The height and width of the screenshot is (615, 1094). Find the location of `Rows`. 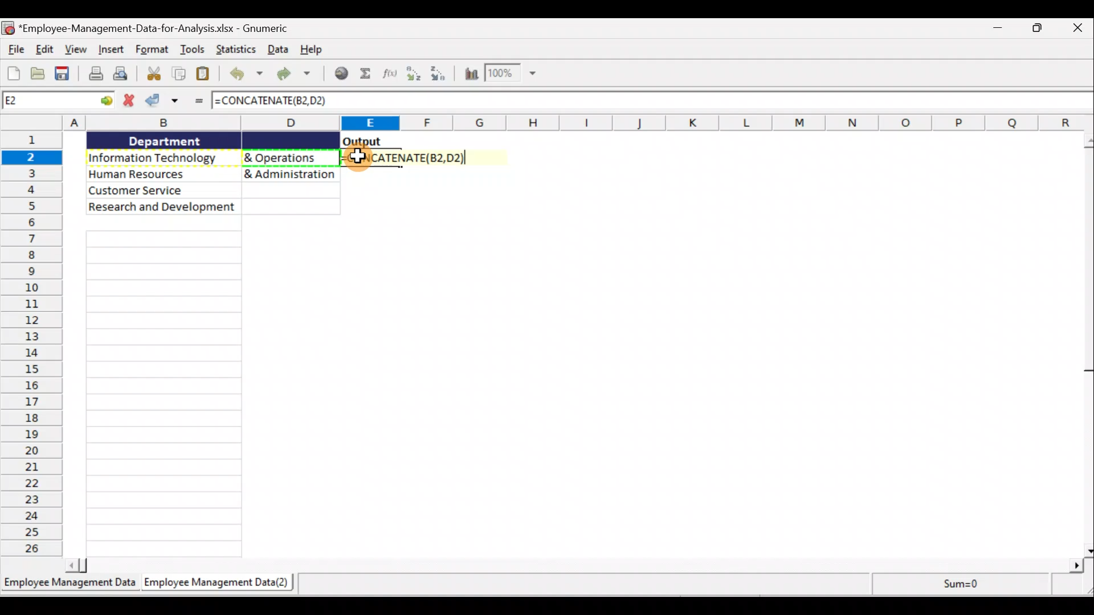

Rows is located at coordinates (34, 345).